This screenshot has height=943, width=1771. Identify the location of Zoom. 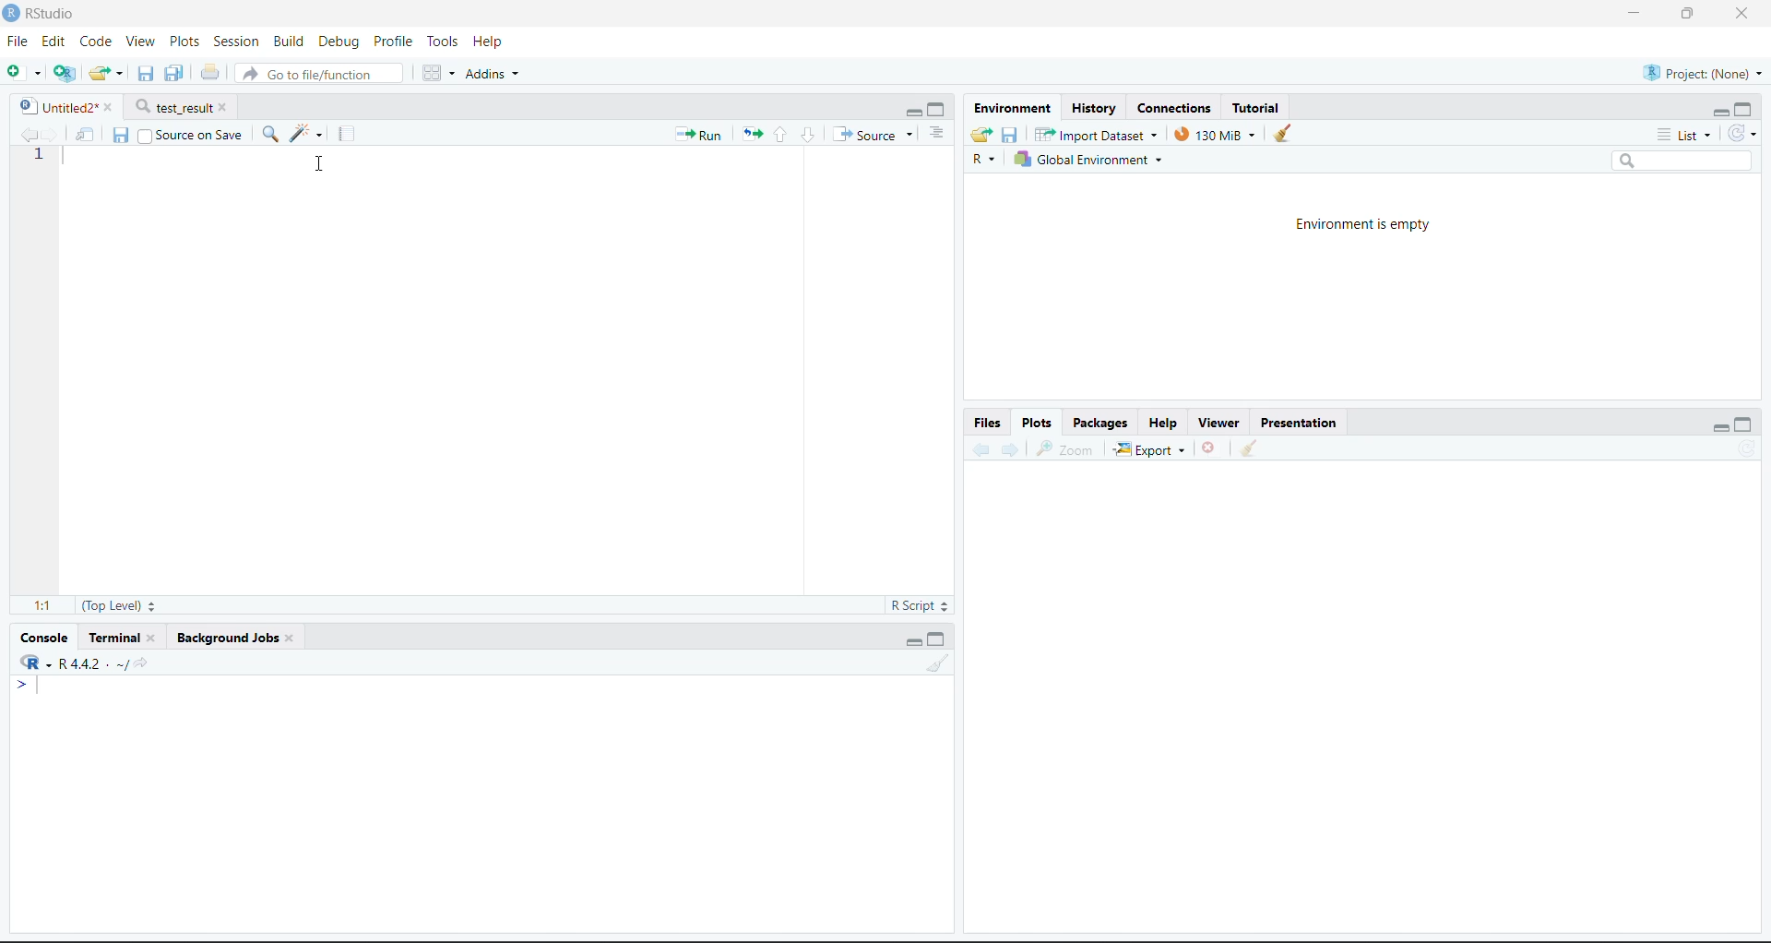
(1067, 450).